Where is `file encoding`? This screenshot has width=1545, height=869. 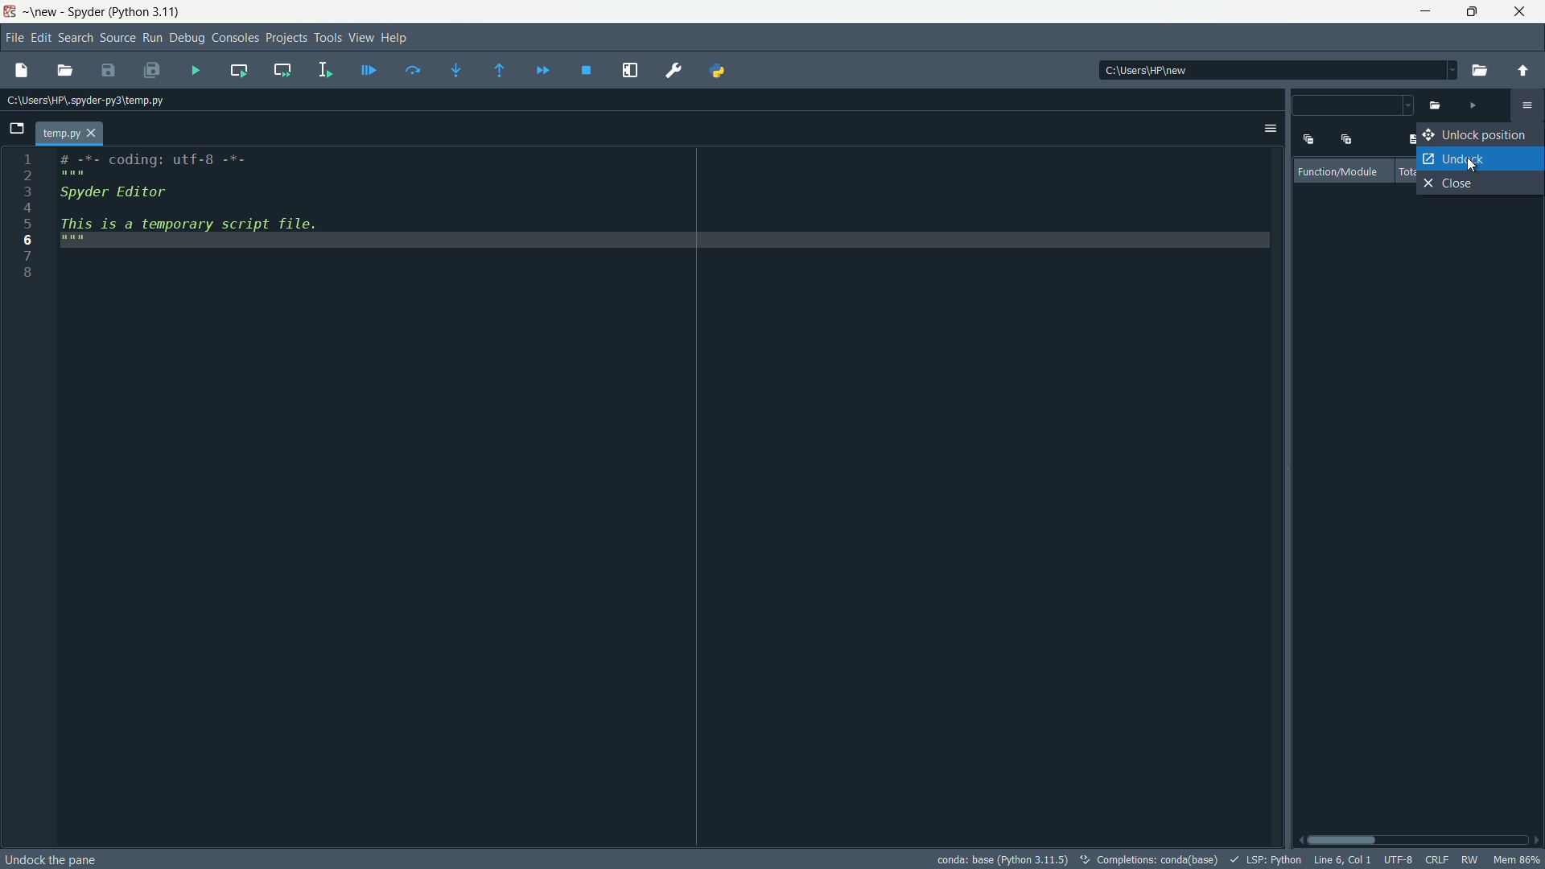 file encoding is located at coordinates (1398, 861).